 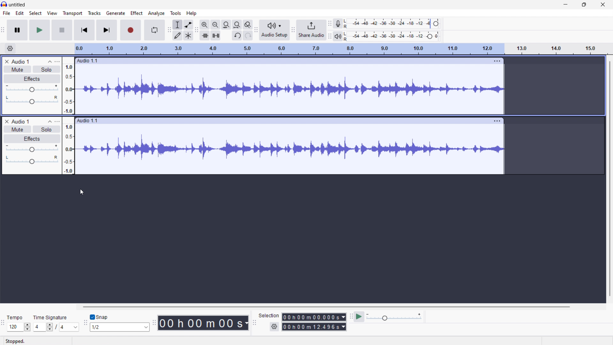 What do you see at coordinates (113, 327) in the screenshot?
I see `1/2` at bounding box center [113, 327].